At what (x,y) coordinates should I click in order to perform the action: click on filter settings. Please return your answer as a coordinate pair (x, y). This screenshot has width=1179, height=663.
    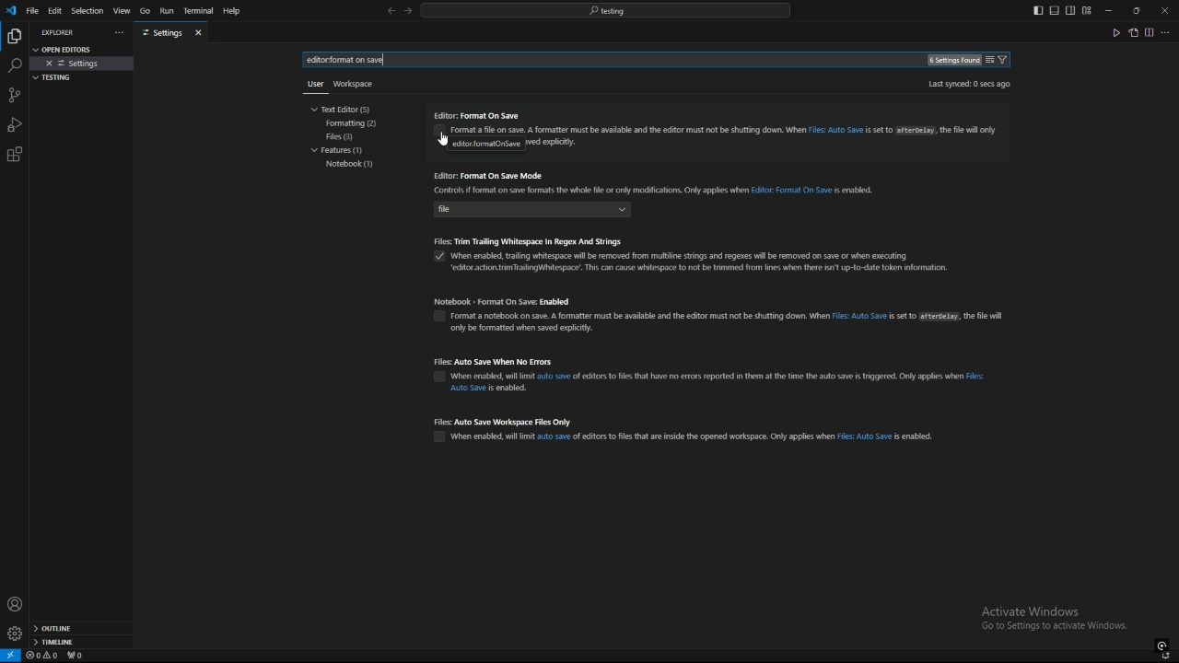
    Looking at the image, I should click on (1006, 60).